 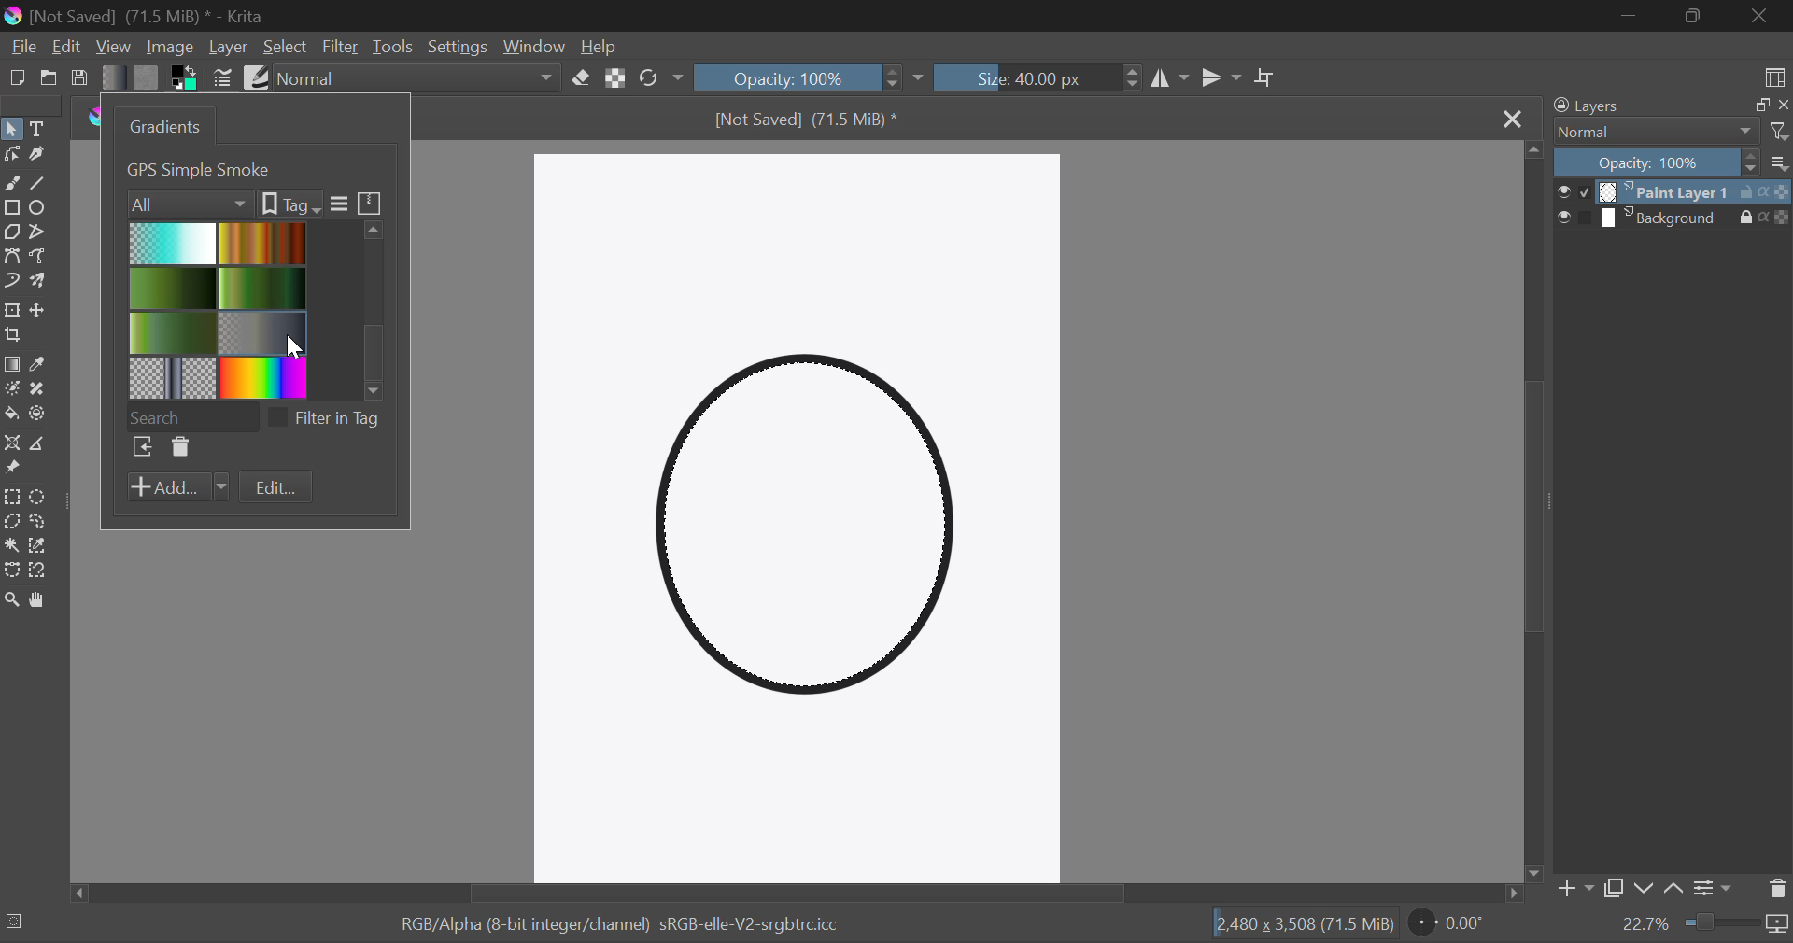 I want to click on [Not Saved] (71.5 MiB) *, so click(x=806, y=120).